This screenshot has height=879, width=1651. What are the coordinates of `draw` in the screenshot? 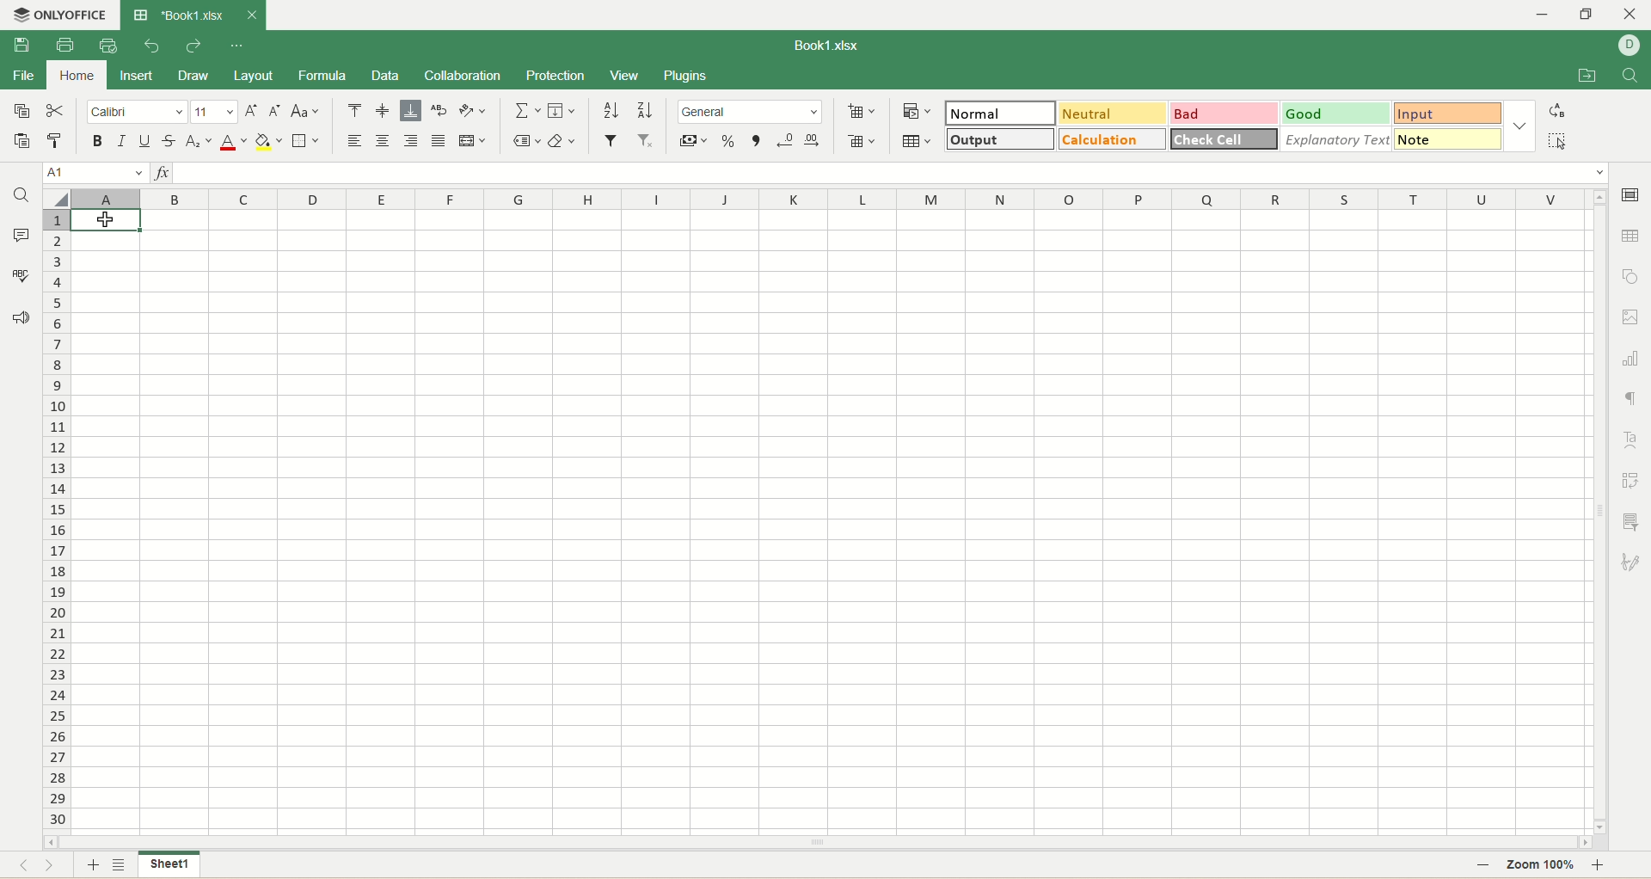 It's located at (192, 77).